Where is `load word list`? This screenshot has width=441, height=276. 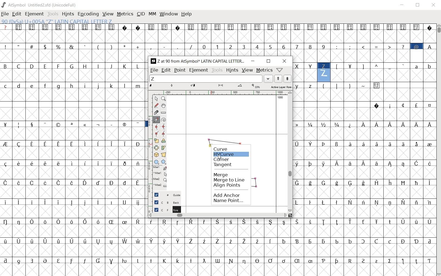
load word list is located at coordinates (212, 79).